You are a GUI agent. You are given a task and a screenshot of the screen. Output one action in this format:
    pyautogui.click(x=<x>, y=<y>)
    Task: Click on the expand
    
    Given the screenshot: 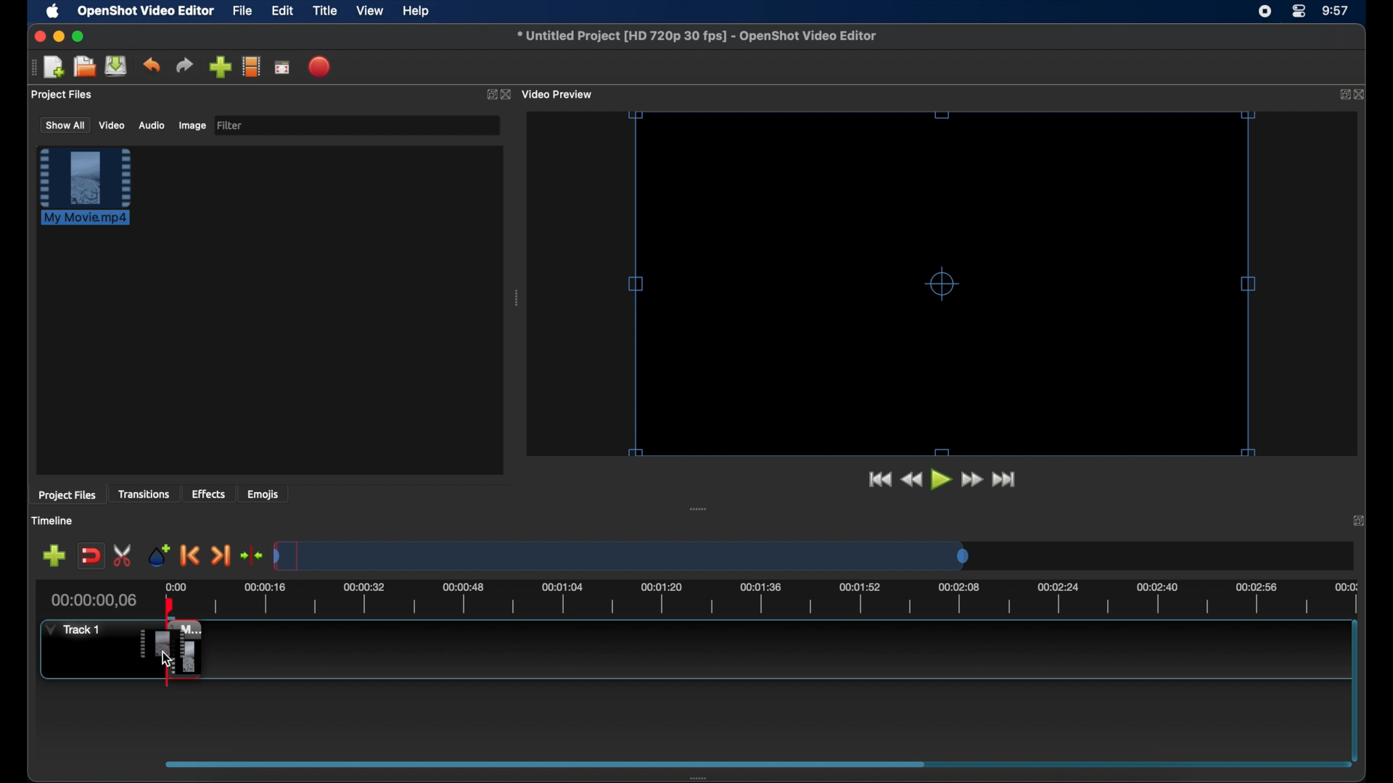 What is the action you would take?
    pyautogui.click(x=489, y=95)
    